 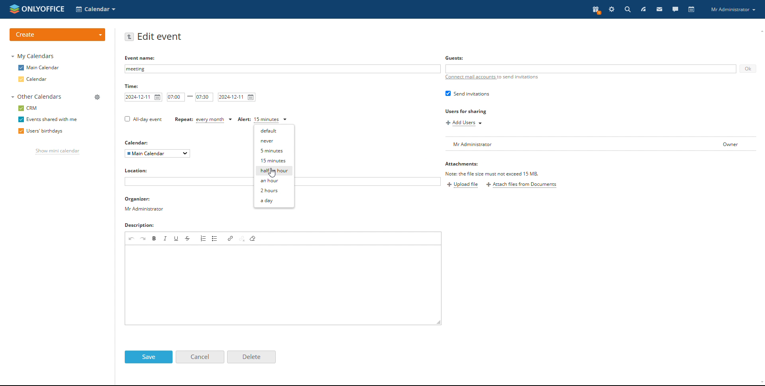 I want to click on manage, so click(x=98, y=97).